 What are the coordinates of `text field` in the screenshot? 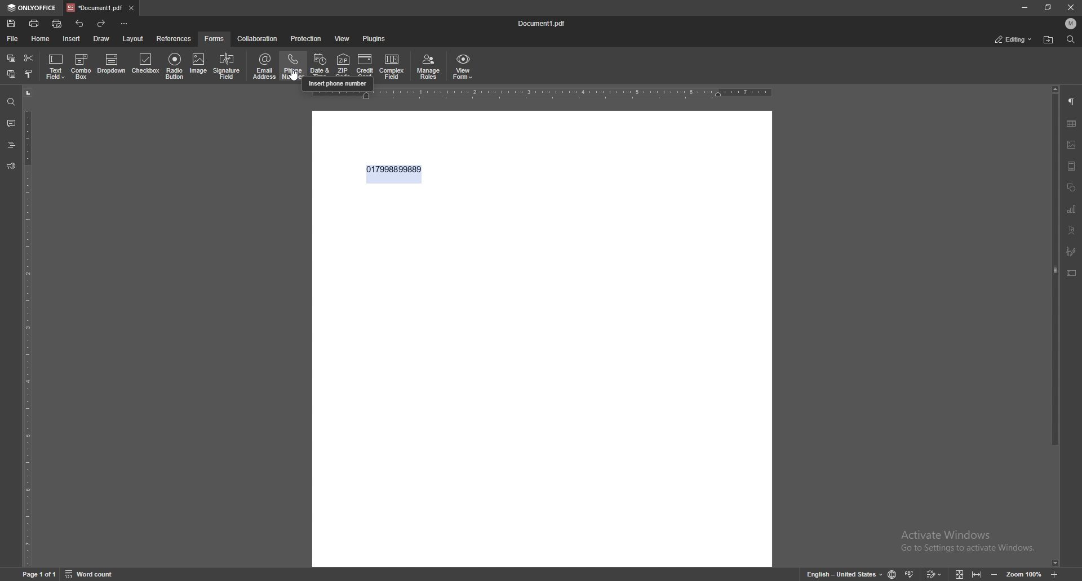 It's located at (56, 67).